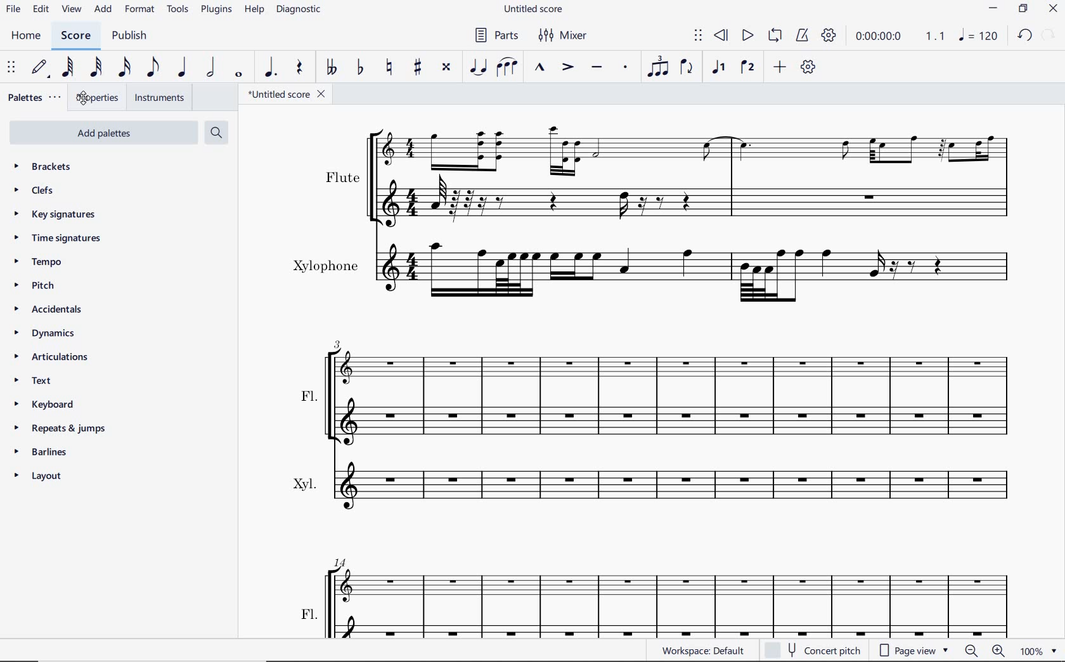 The image size is (1065, 662). What do you see at coordinates (139, 10) in the screenshot?
I see `FORMAT` at bounding box center [139, 10].